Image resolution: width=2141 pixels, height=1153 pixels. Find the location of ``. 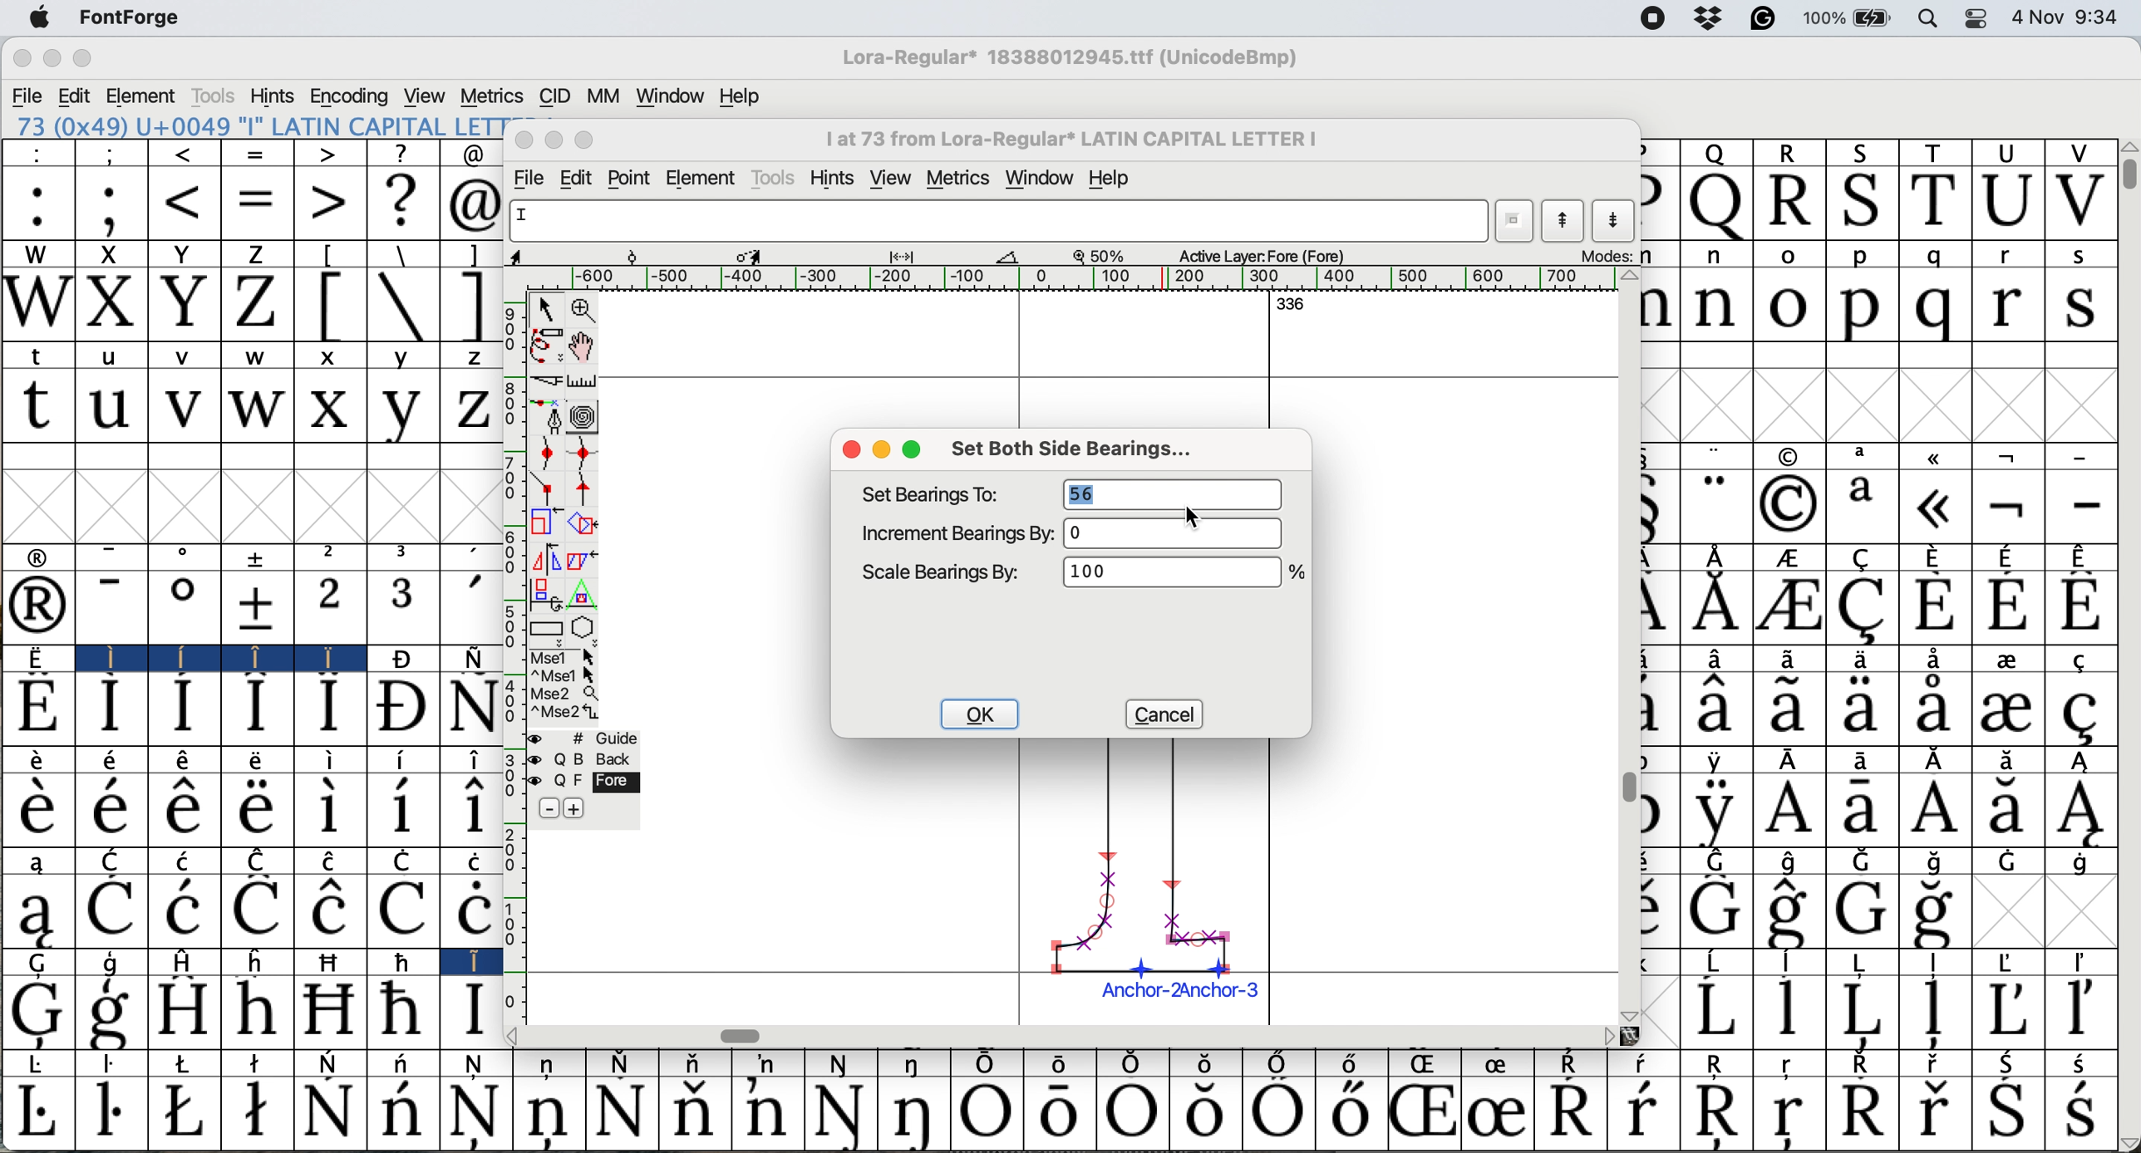

 is located at coordinates (2128, 1142).